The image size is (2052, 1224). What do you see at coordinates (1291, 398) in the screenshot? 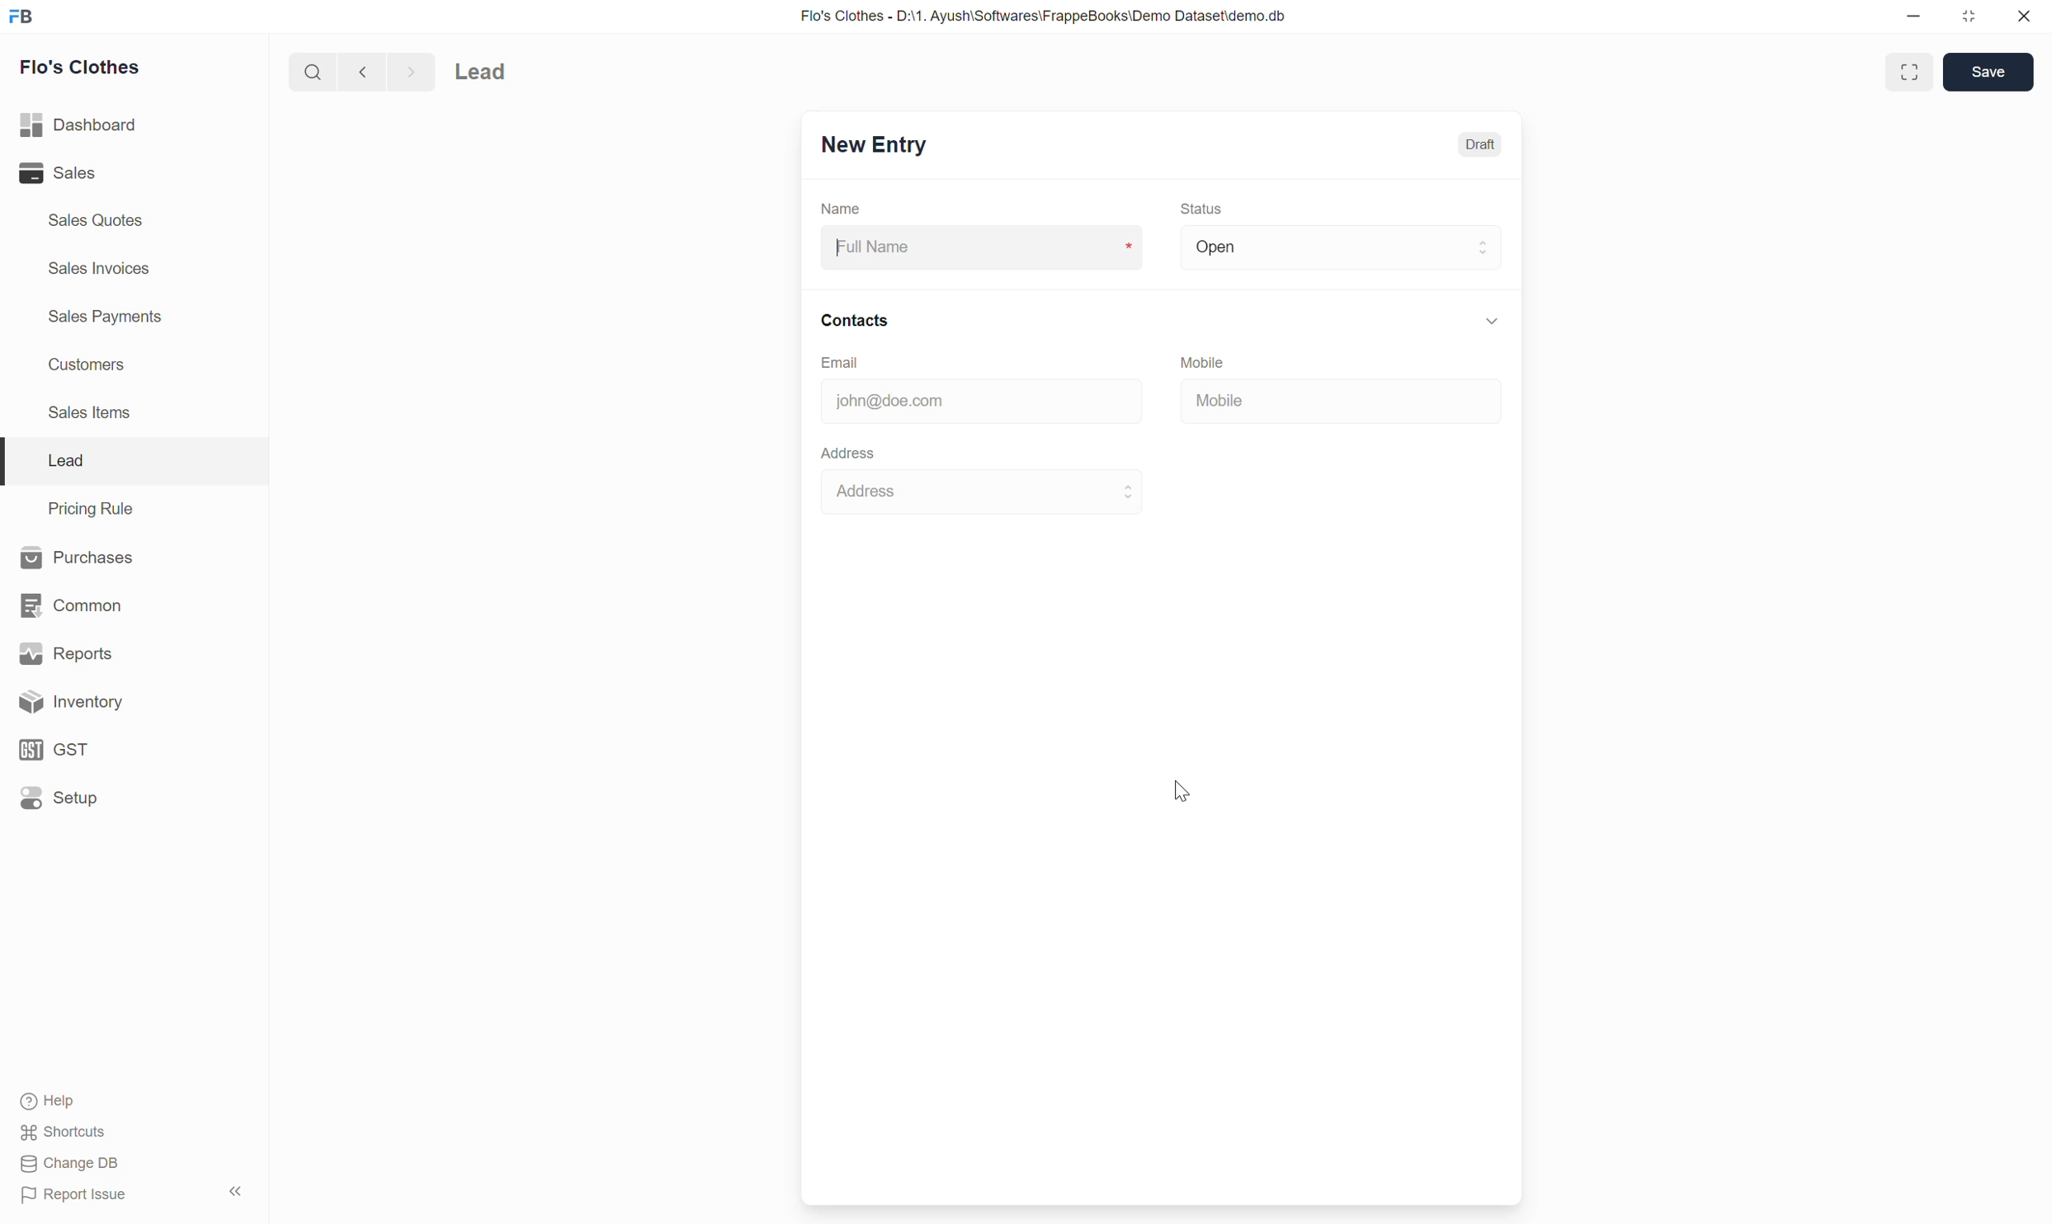
I see `Mobile` at bounding box center [1291, 398].